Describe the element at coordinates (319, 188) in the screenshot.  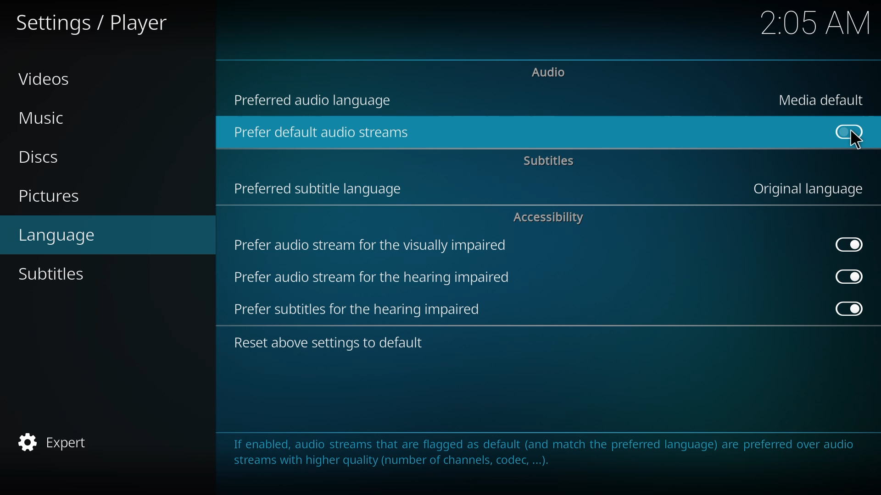
I see `preferred subtitle language` at that location.